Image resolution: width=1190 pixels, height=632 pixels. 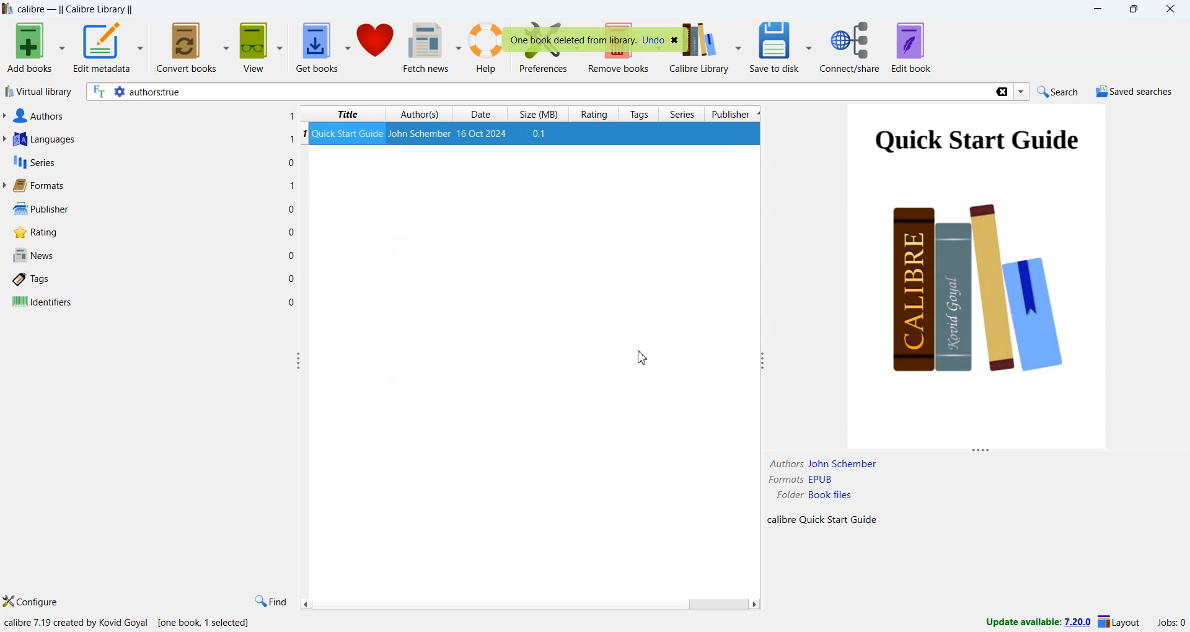 I want to click on maximize, so click(x=1136, y=10).